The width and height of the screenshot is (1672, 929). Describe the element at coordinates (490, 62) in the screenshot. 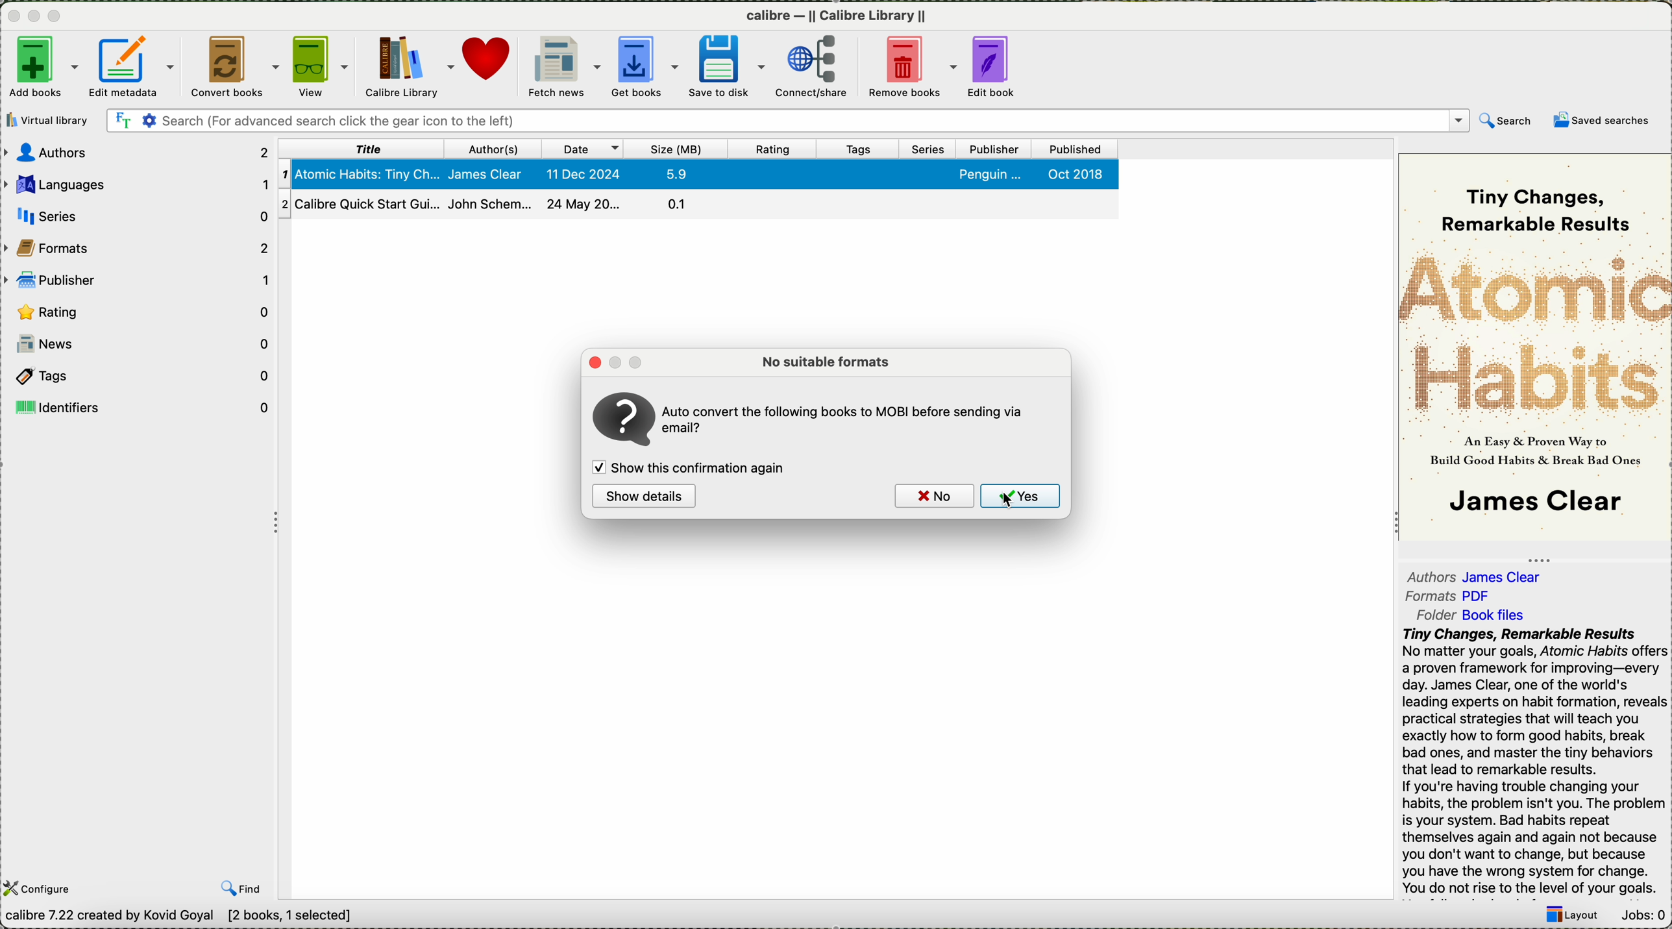

I see `donate` at that location.